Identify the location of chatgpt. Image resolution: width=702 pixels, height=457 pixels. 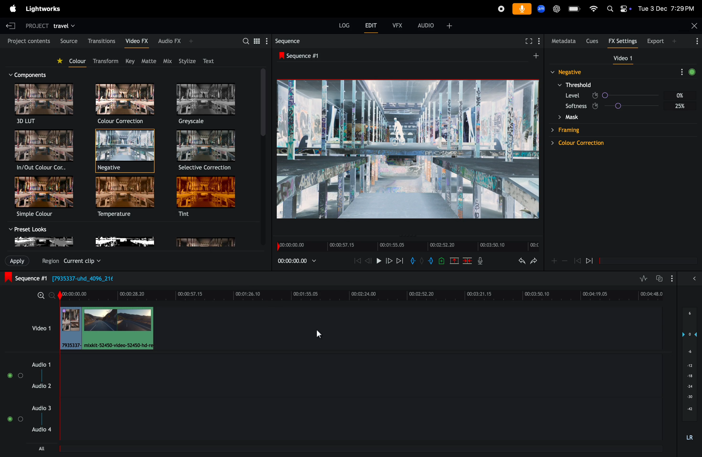
(557, 9).